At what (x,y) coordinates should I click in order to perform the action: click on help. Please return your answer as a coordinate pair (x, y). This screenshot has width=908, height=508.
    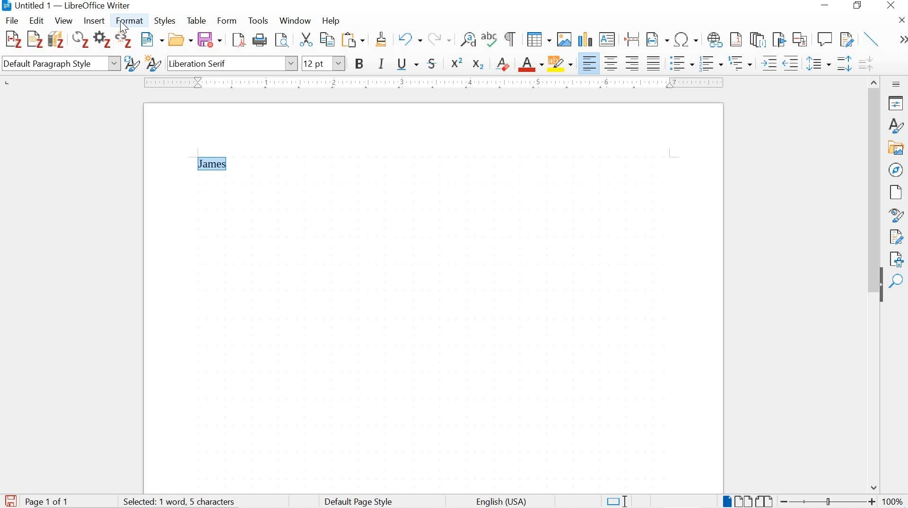
    Looking at the image, I should click on (330, 21).